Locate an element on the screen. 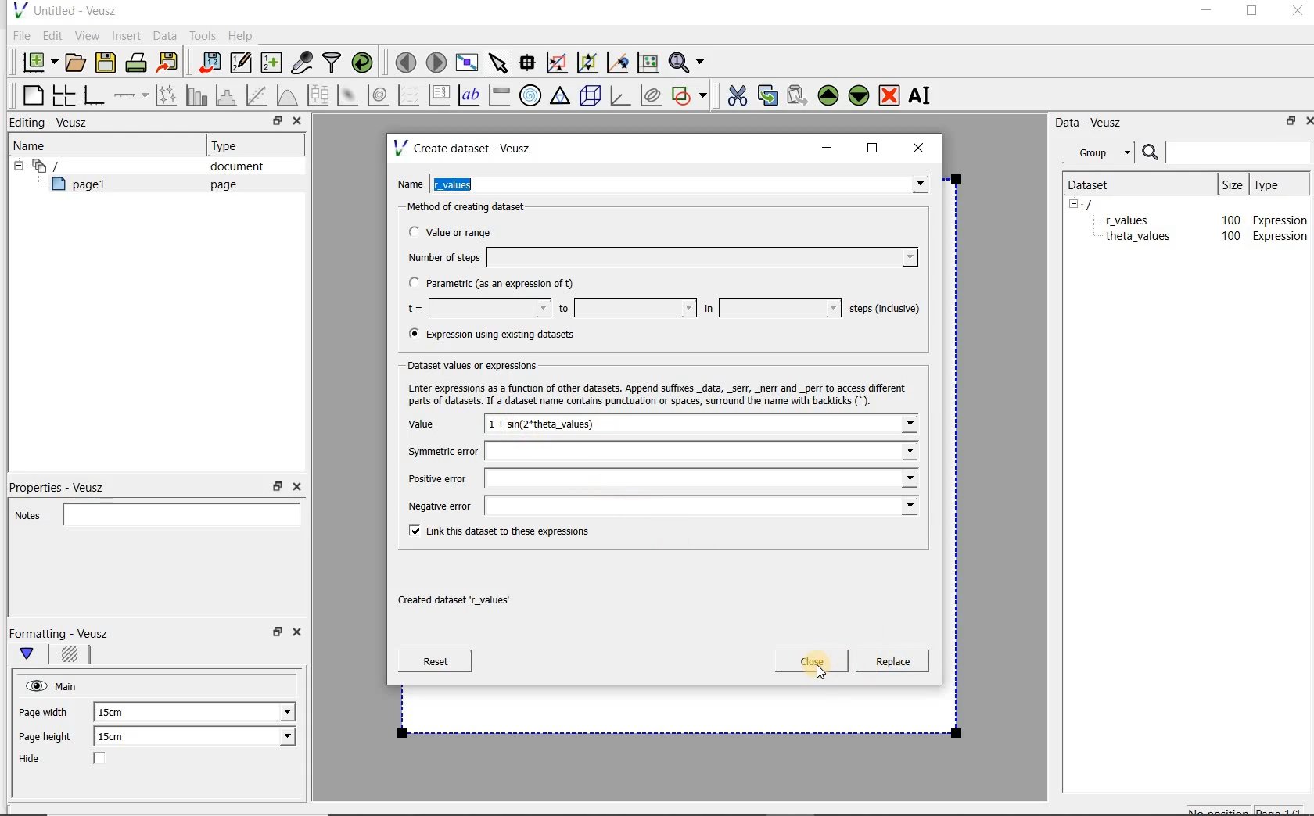  View is located at coordinates (87, 34).